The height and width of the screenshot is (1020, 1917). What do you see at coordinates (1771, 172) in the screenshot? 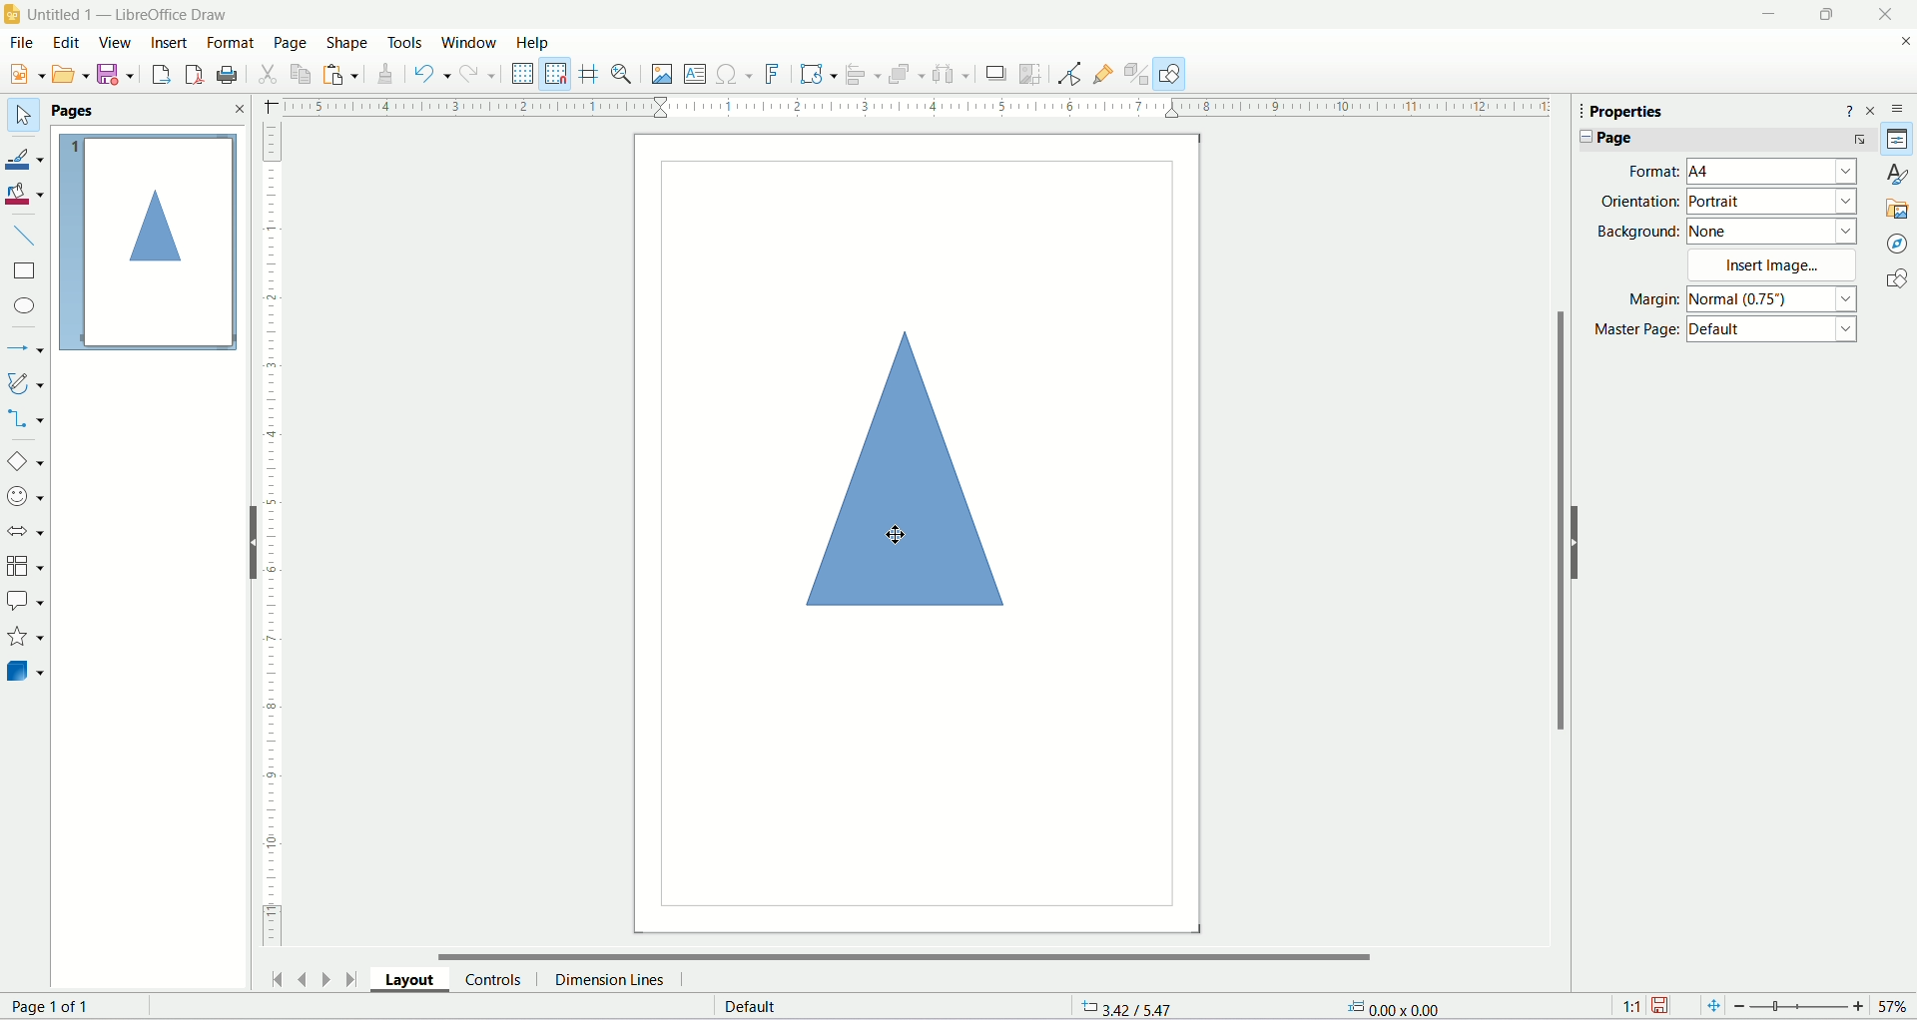
I see `A4` at bounding box center [1771, 172].